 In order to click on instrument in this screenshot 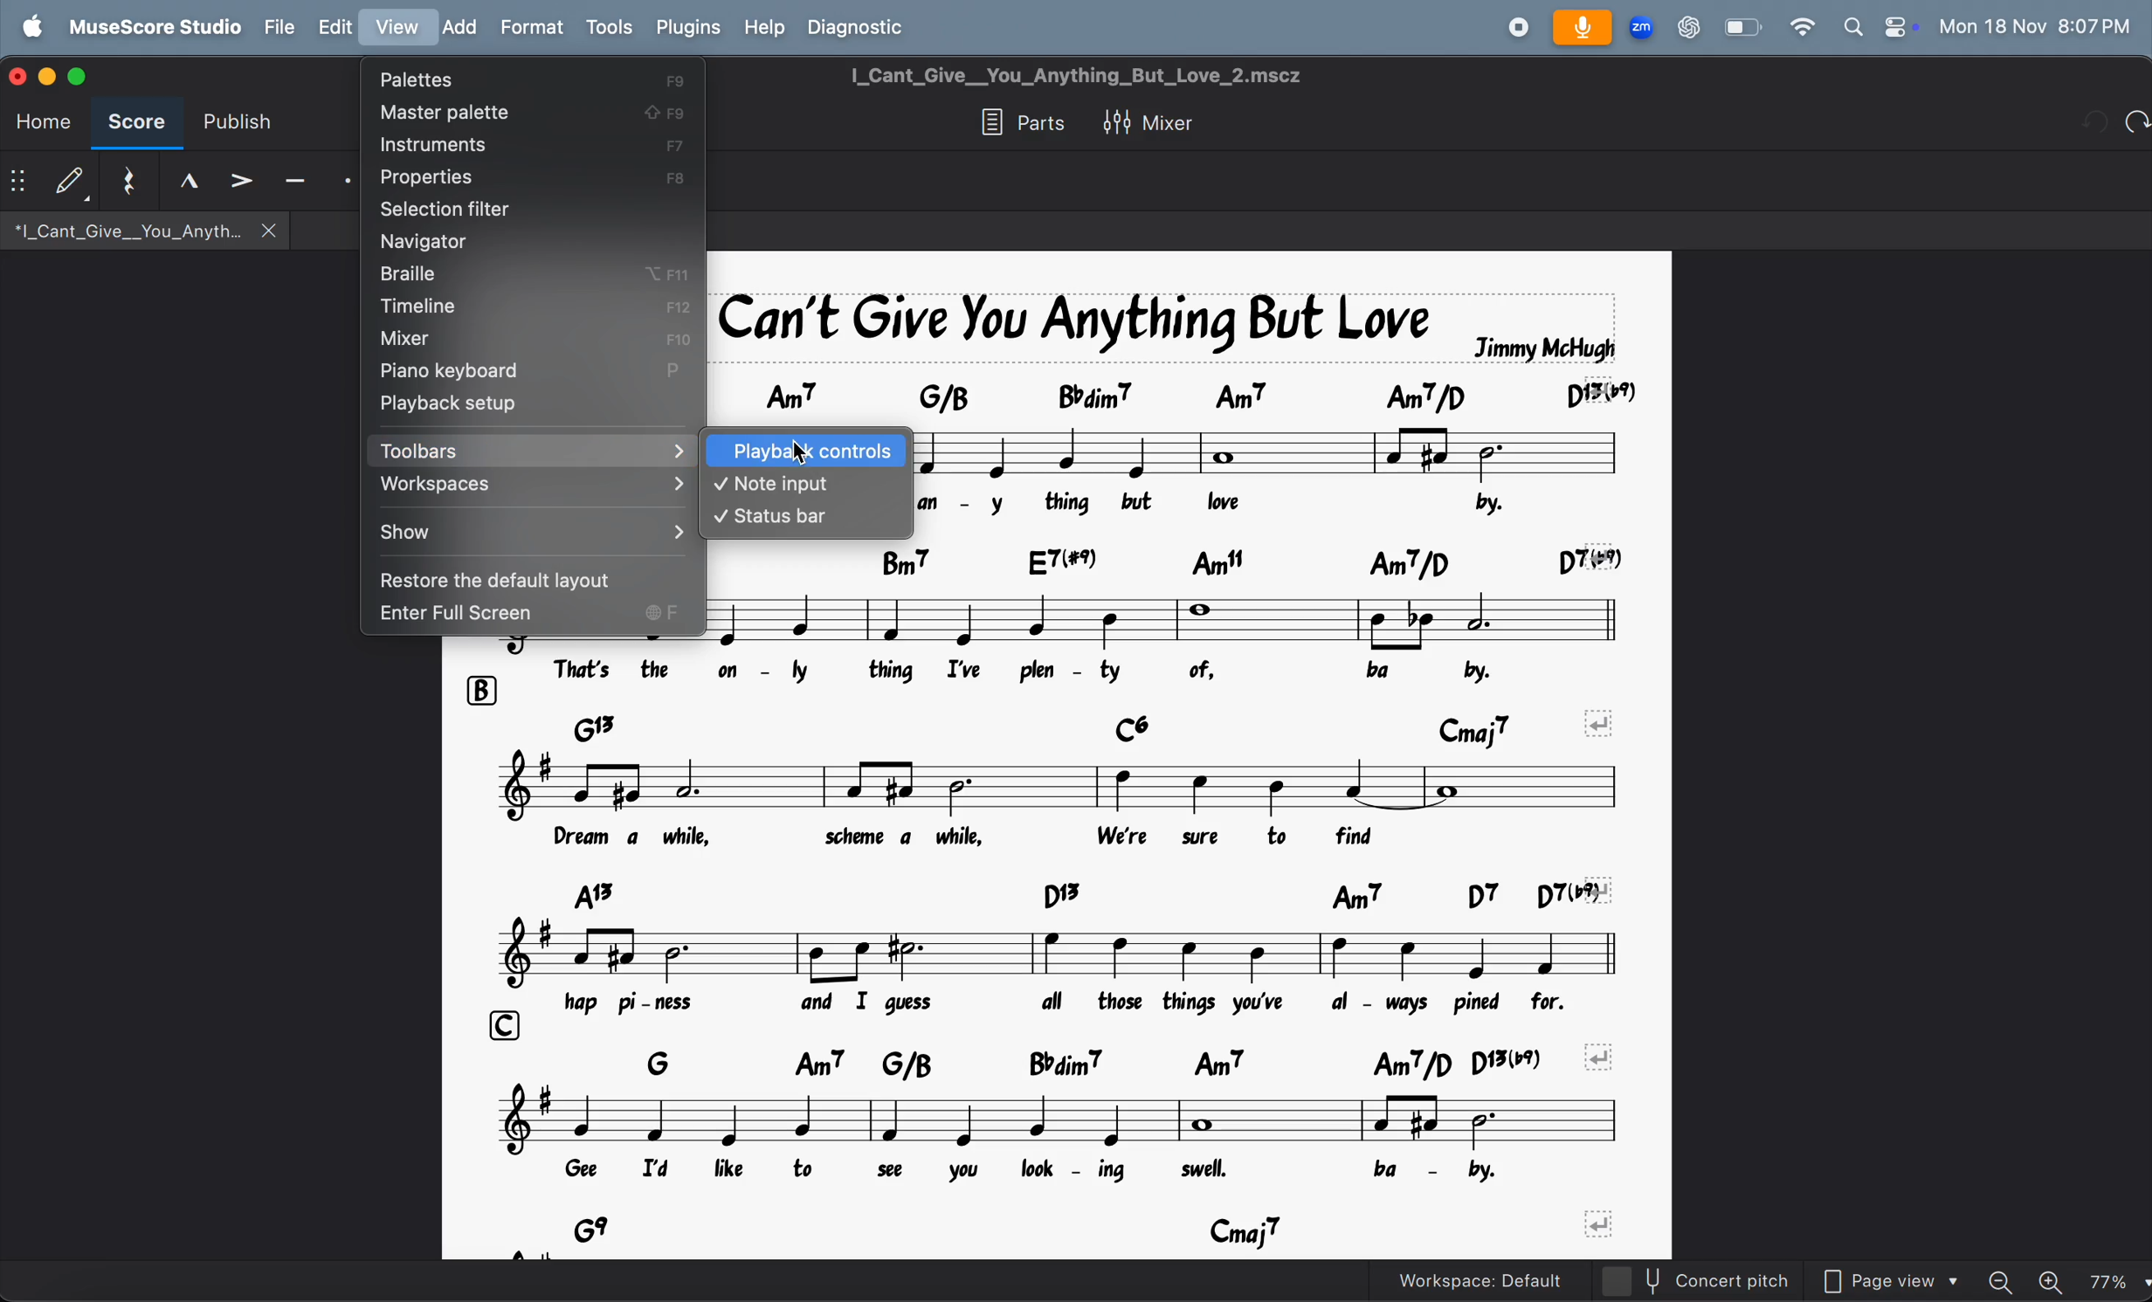, I will do `click(535, 145)`.